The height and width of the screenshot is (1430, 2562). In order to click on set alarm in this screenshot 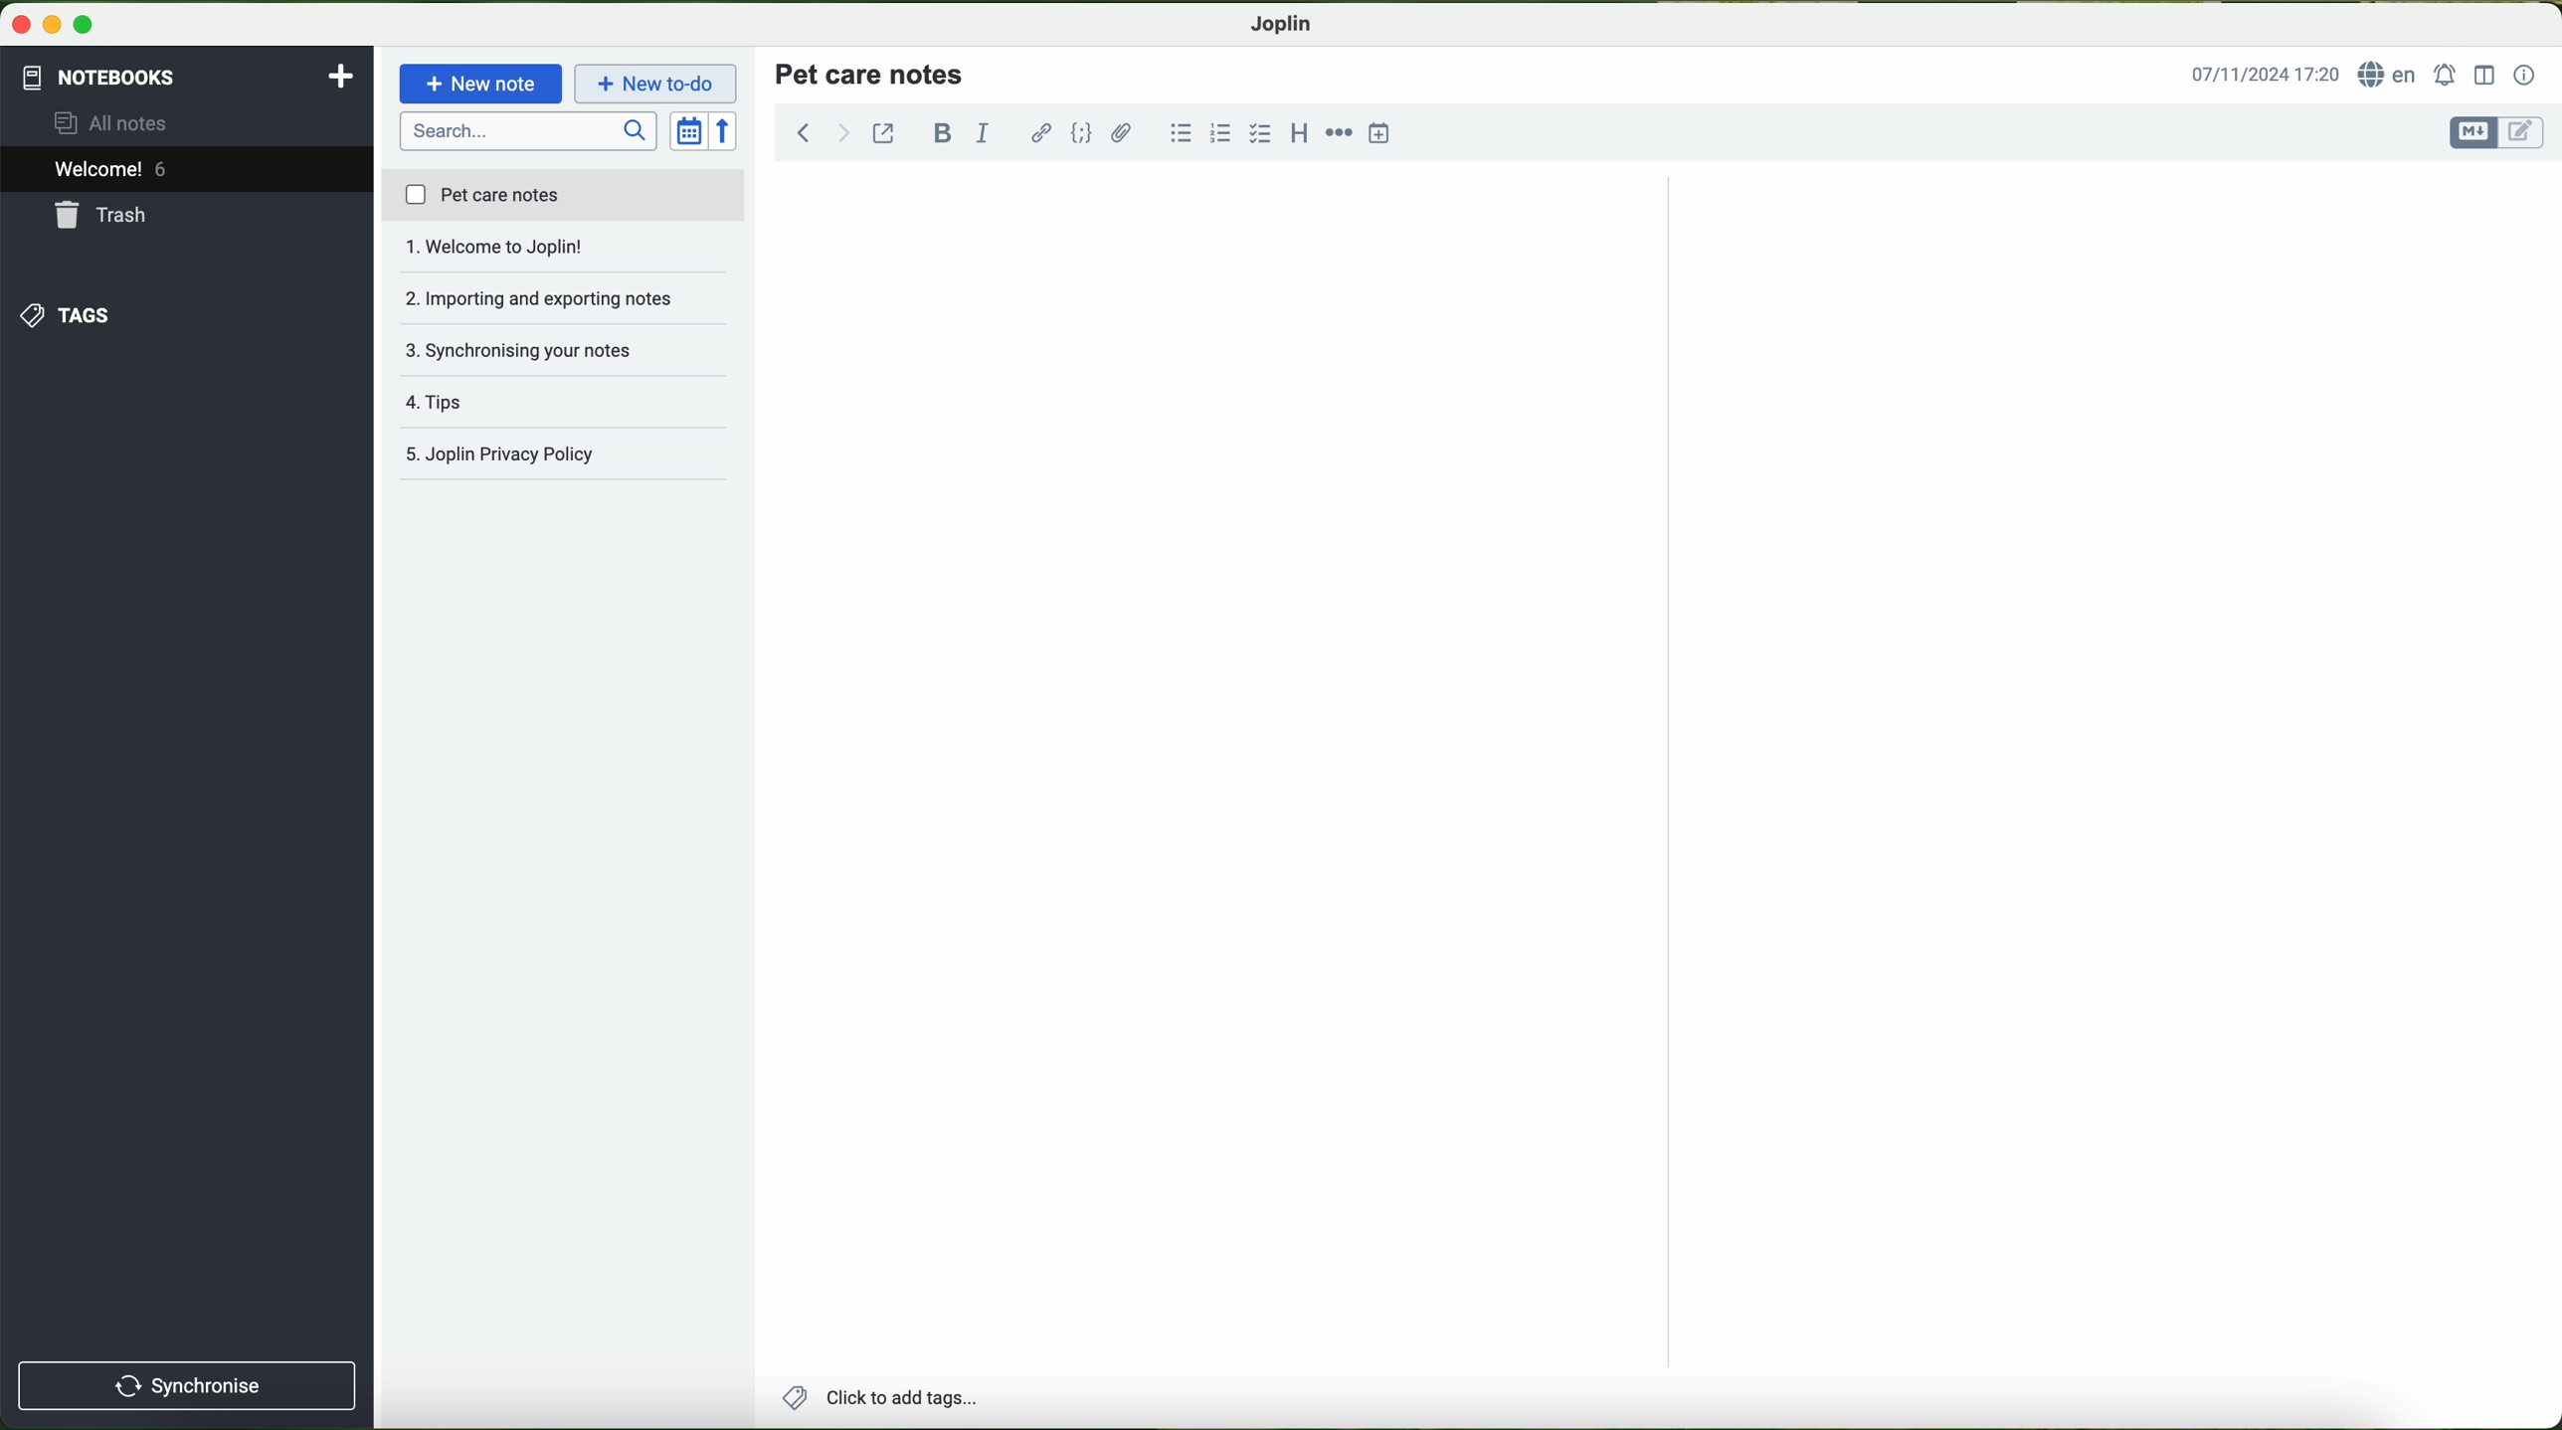, I will do `click(2448, 75)`.